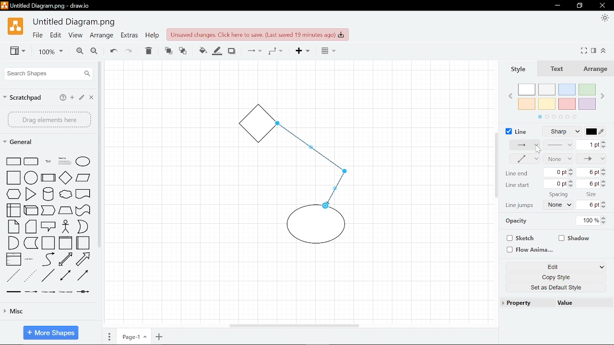 Image resolution: width=614 pixels, height=345 pixels. Describe the element at coordinates (599, 131) in the screenshot. I see `Line color` at that location.